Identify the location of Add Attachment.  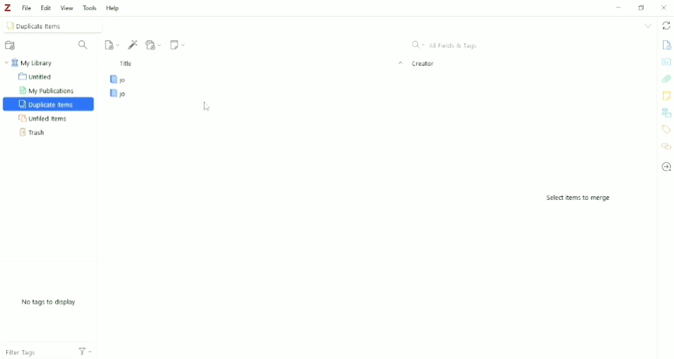
(154, 45).